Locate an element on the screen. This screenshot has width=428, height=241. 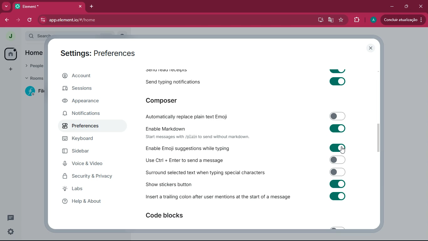
close is located at coordinates (420, 5).